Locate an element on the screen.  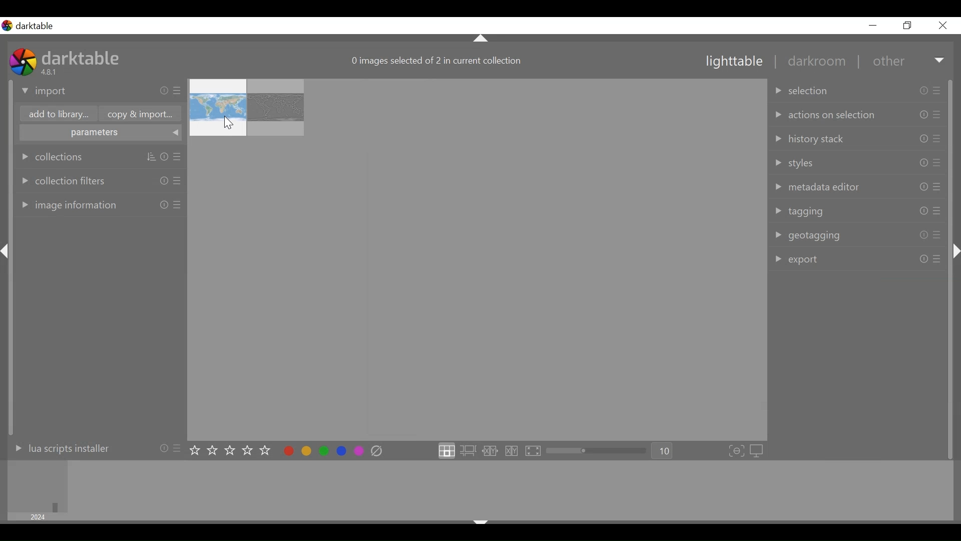
selection is located at coordinates (859, 89).